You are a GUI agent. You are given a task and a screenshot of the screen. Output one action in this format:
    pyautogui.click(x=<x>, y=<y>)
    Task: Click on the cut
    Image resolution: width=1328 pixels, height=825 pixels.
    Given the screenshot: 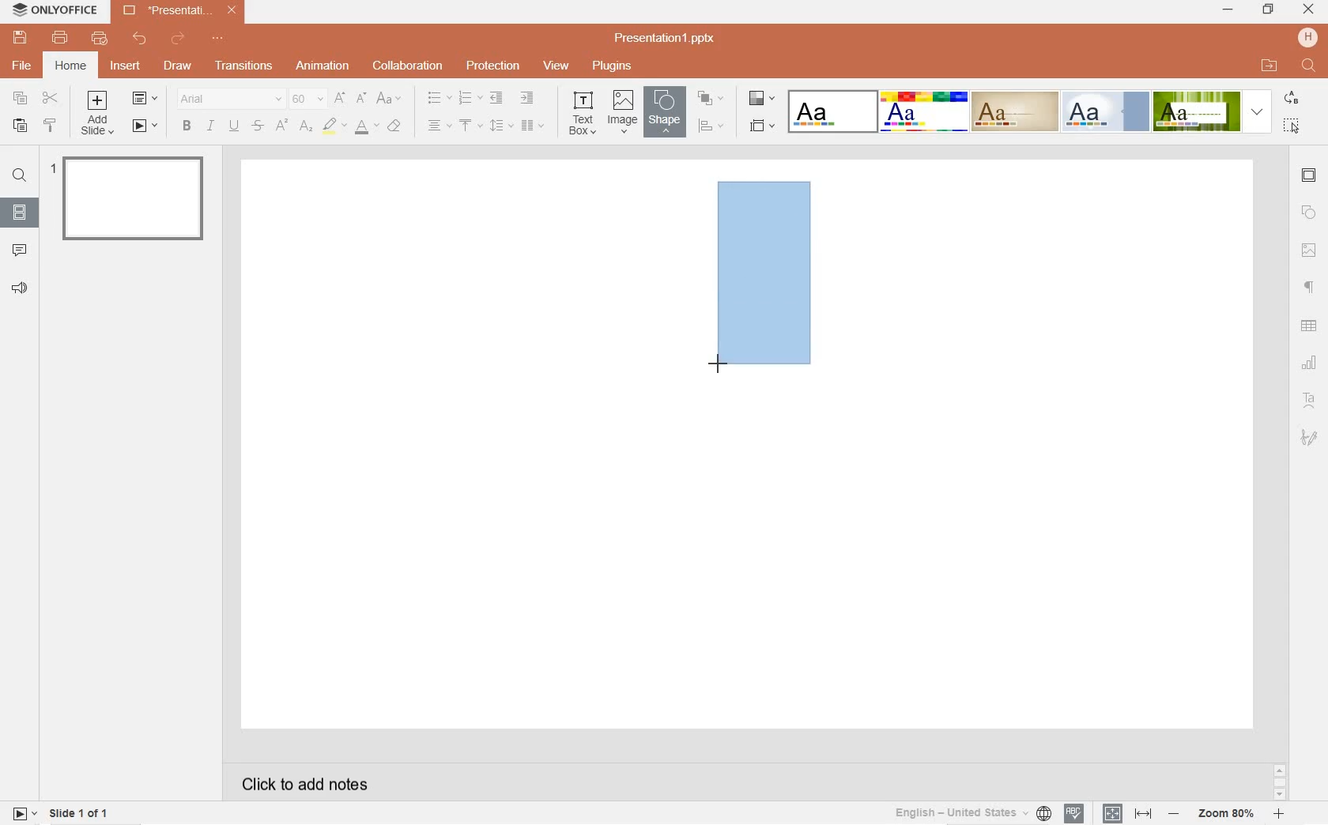 What is the action you would take?
    pyautogui.click(x=51, y=99)
    